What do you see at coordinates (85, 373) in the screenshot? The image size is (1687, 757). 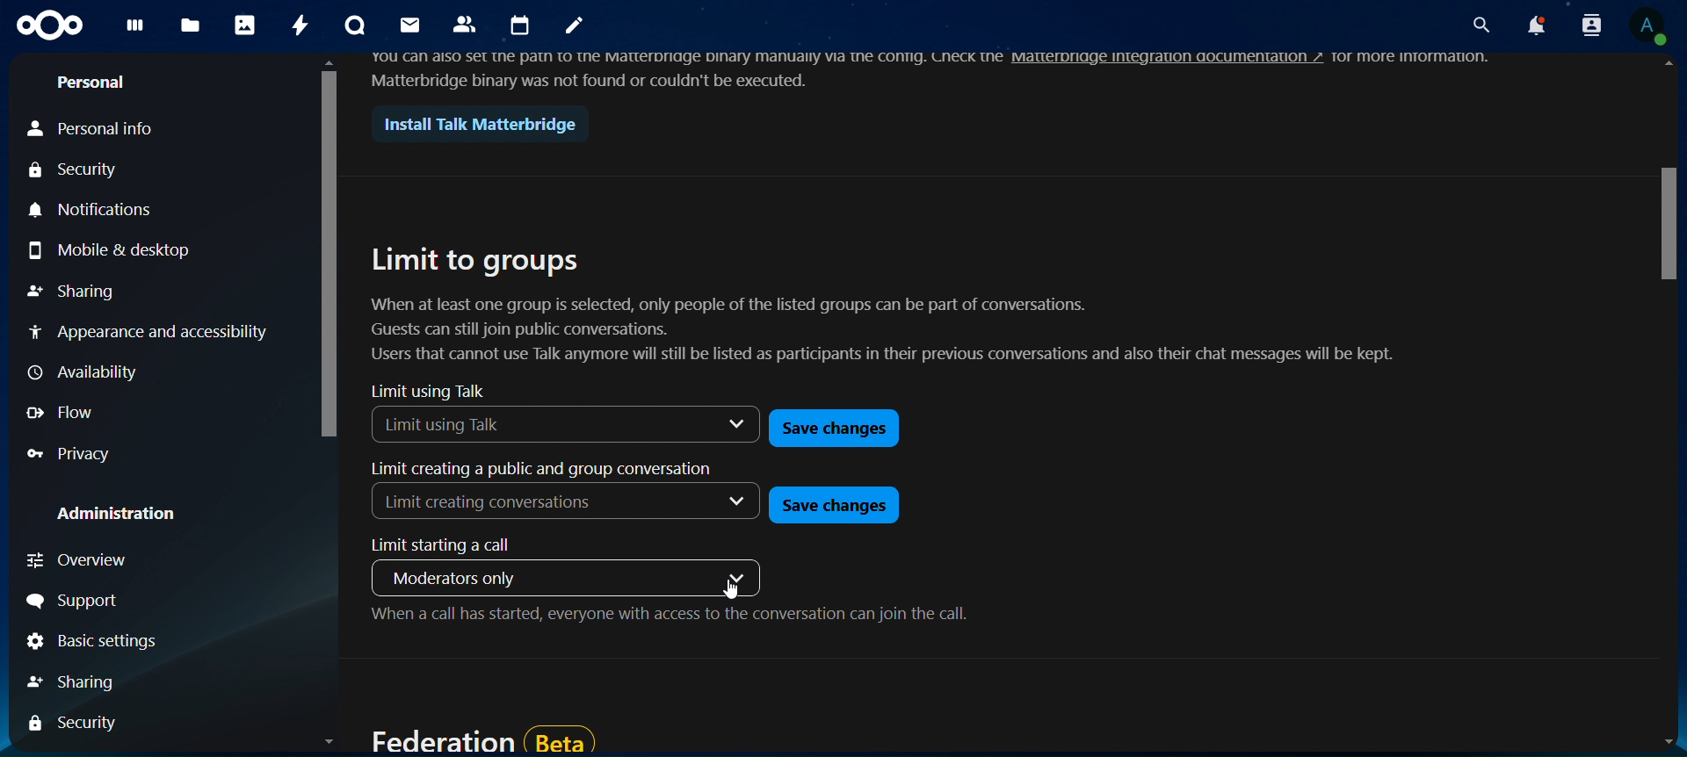 I see `availability` at bounding box center [85, 373].